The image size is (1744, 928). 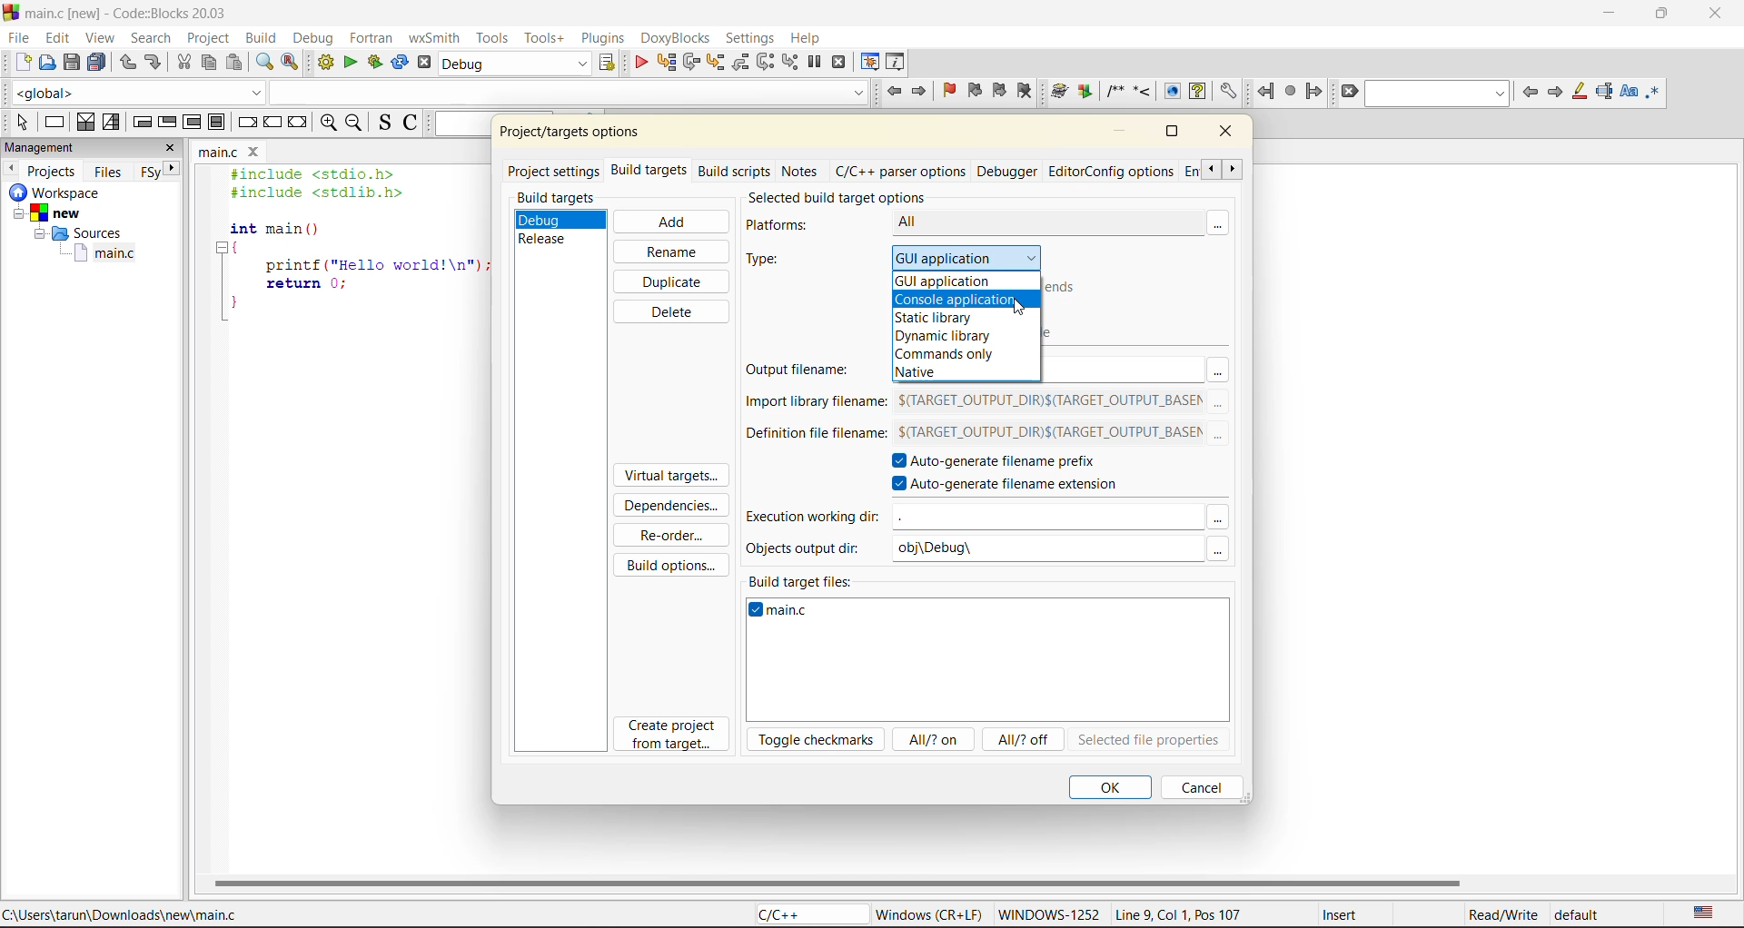 I want to click on All, so click(x=1024, y=222).